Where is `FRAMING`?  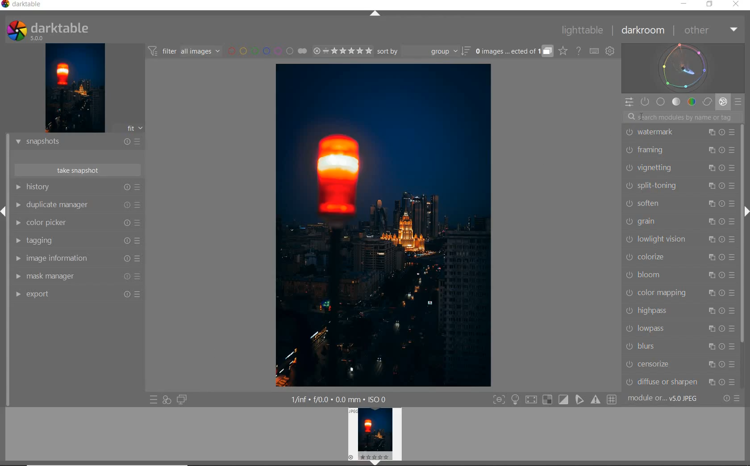 FRAMING is located at coordinates (654, 150).